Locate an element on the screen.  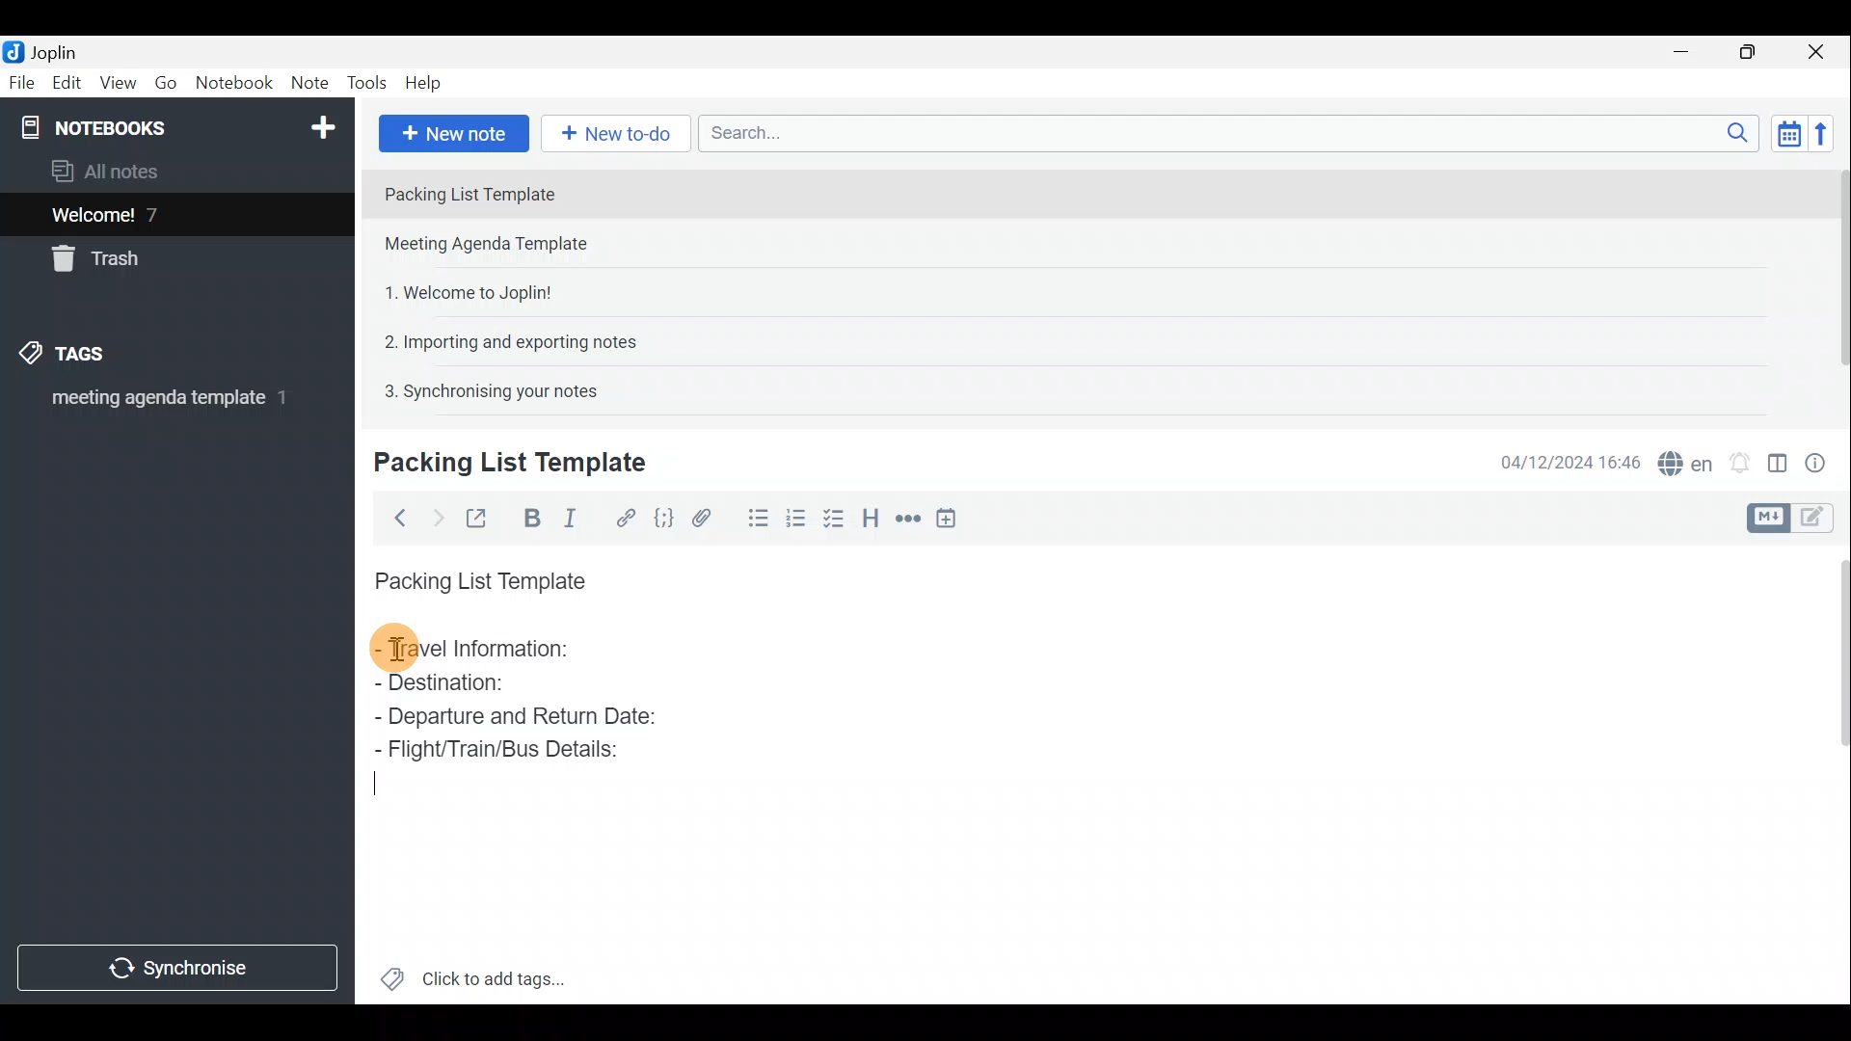
Cursor is located at coordinates (397, 790).